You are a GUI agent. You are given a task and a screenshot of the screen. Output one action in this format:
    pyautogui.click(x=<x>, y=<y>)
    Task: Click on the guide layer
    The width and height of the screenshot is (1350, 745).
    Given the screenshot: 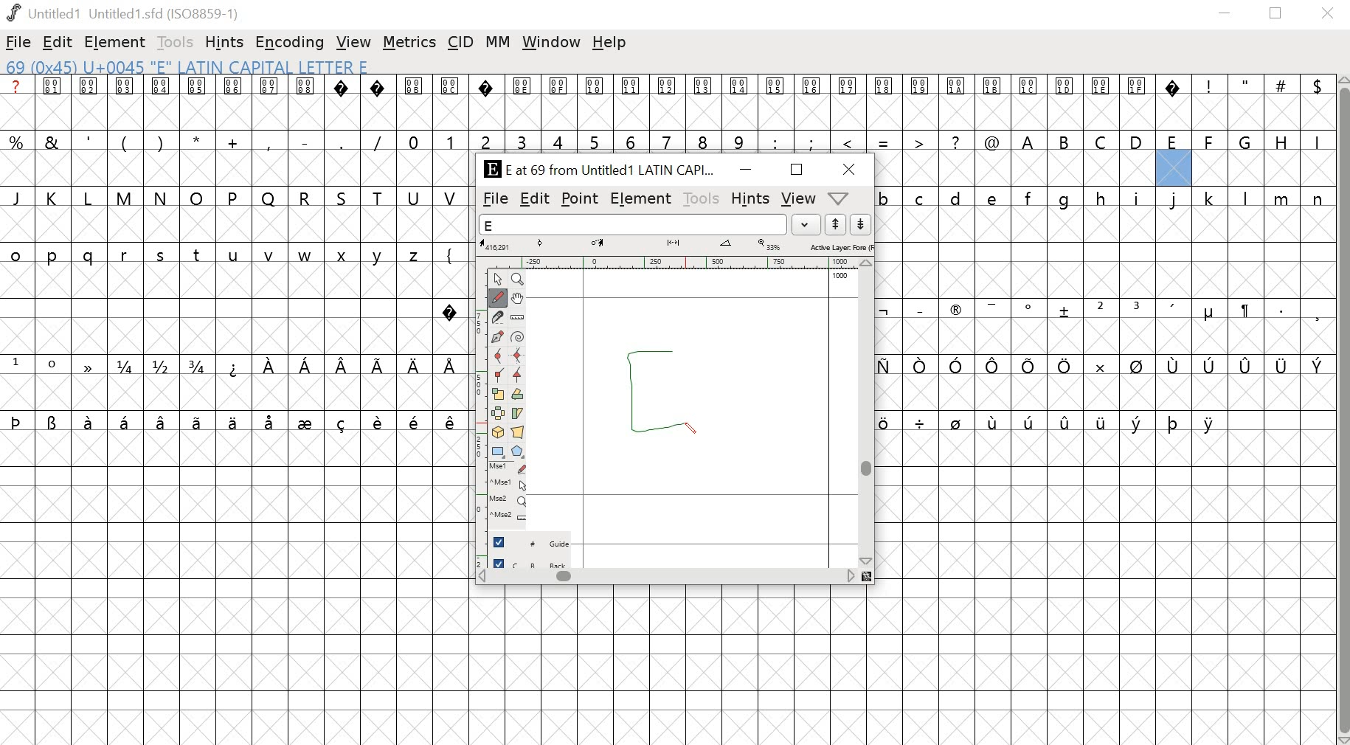 What is the action you would take?
    pyautogui.click(x=530, y=545)
    